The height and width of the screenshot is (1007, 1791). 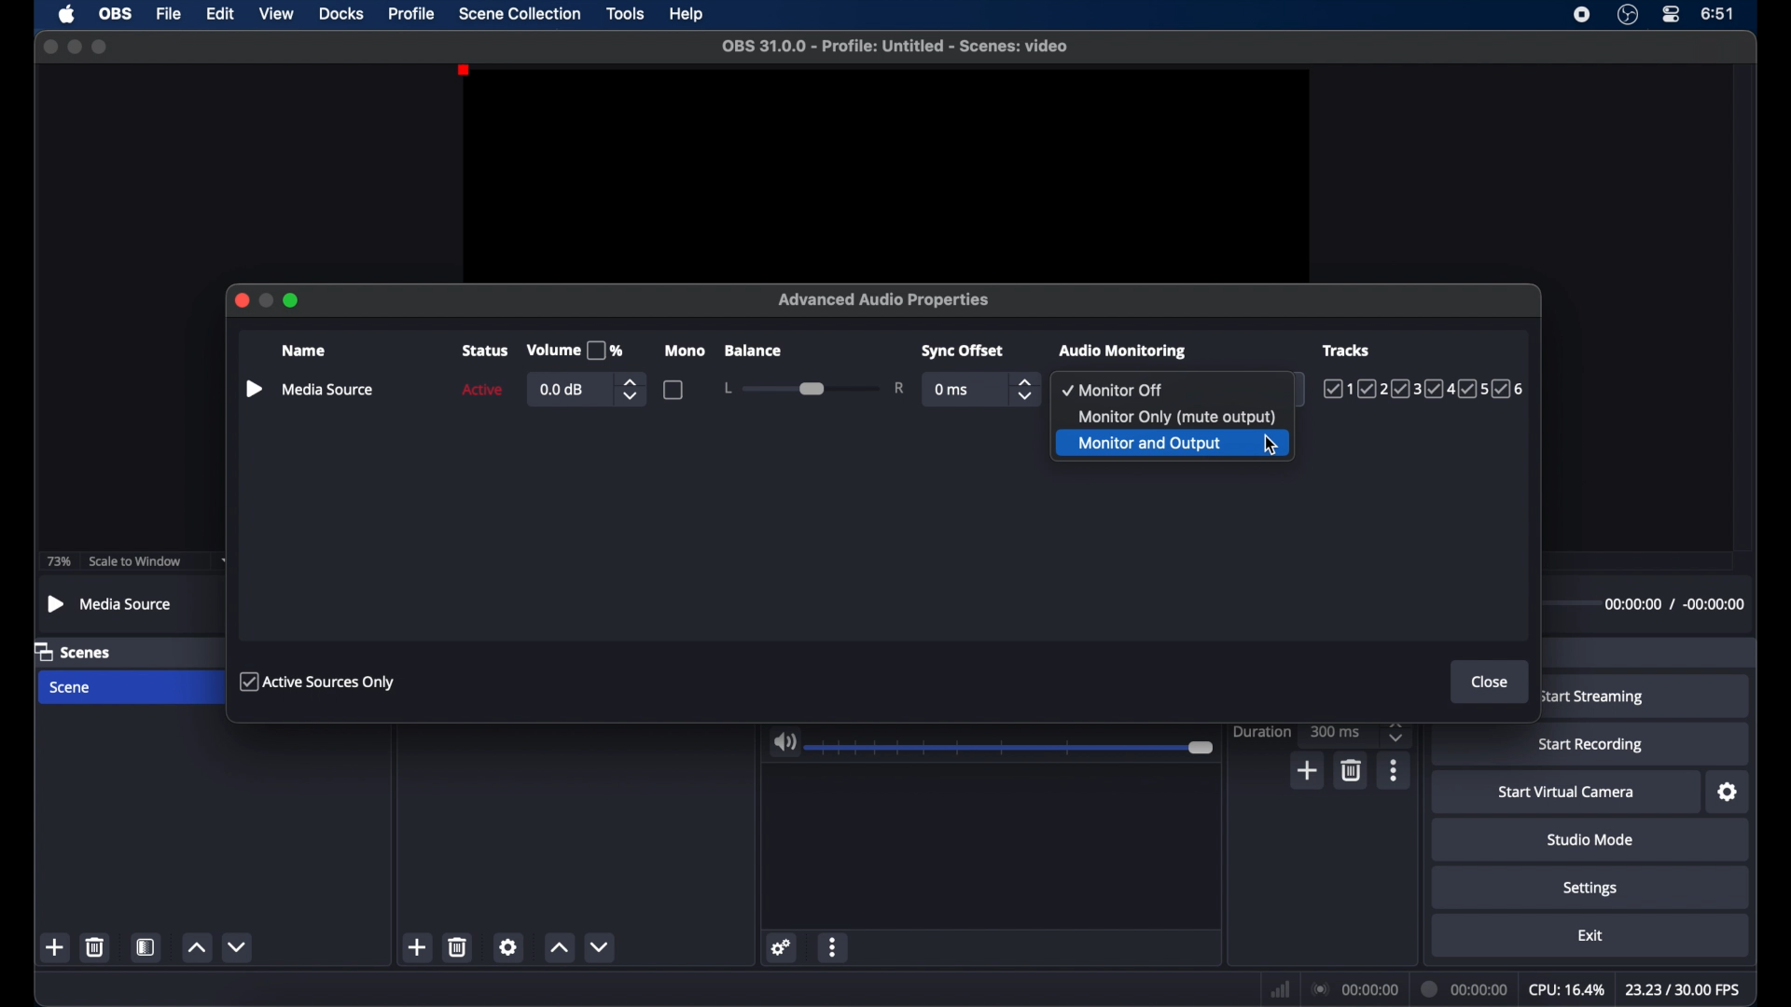 What do you see at coordinates (1263, 733) in the screenshot?
I see `duration` at bounding box center [1263, 733].